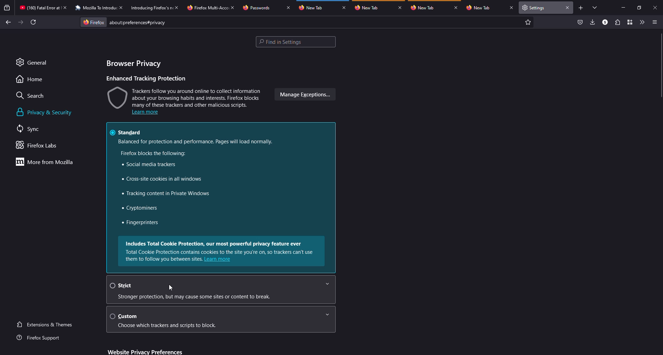 The height and width of the screenshot is (355, 663). I want to click on close, so click(568, 9).